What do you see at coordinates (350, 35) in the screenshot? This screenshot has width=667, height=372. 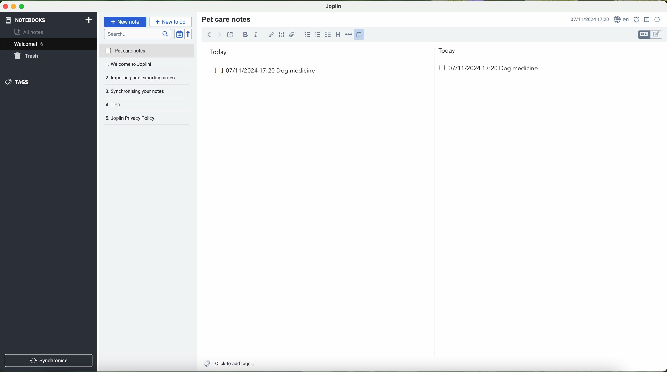 I see `horizontal rule` at bounding box center [350, 35].